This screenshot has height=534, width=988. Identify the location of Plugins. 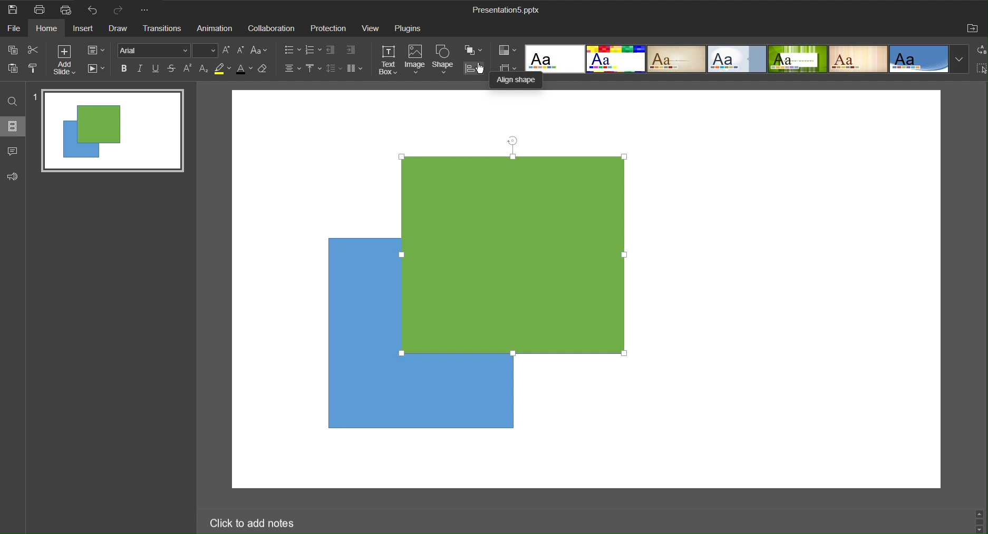
(409, 28).